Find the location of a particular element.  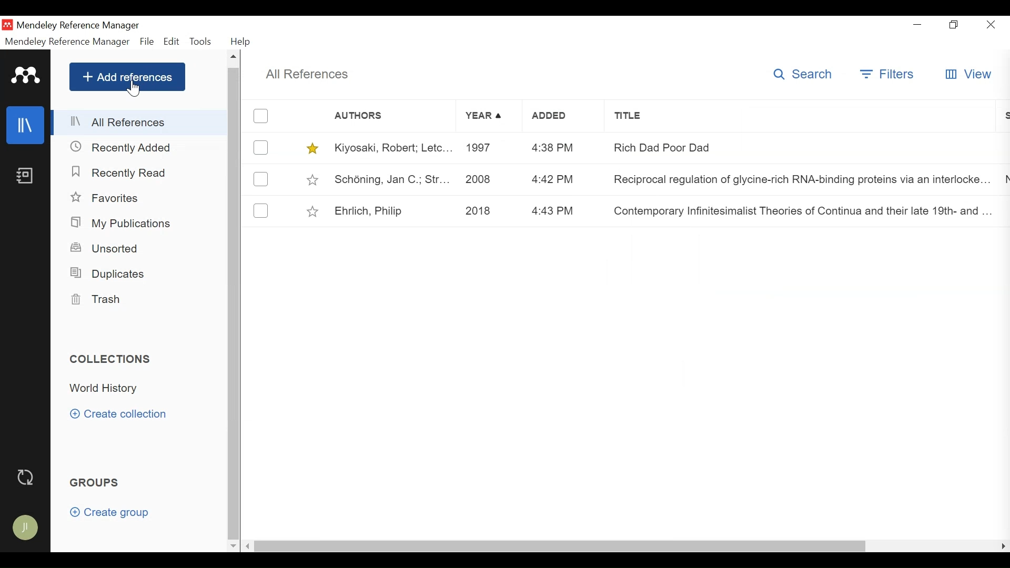

Create group is located at coordinates (112, 513).